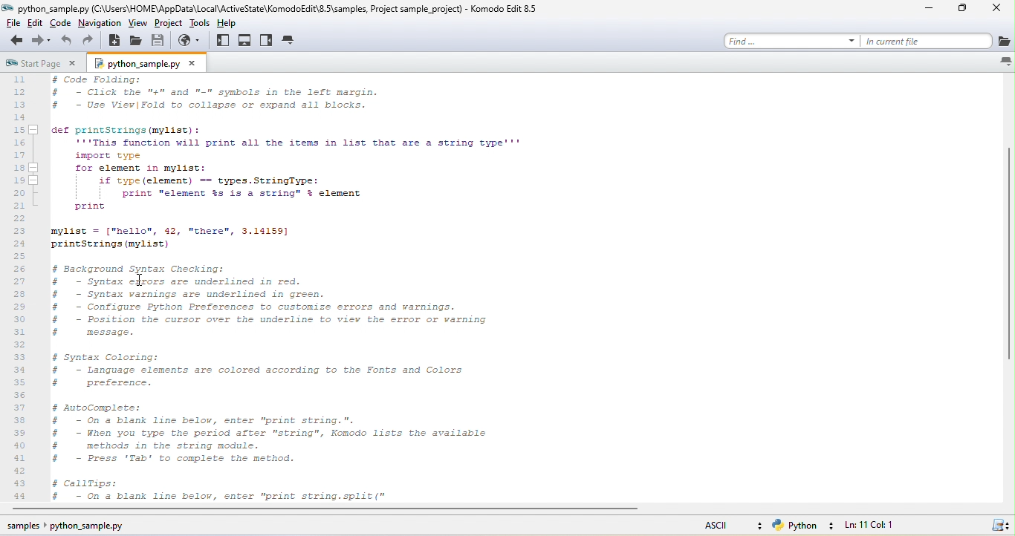 The height and width of the screenshot is (536, 1015). I want to click on find, so click(794, 39).